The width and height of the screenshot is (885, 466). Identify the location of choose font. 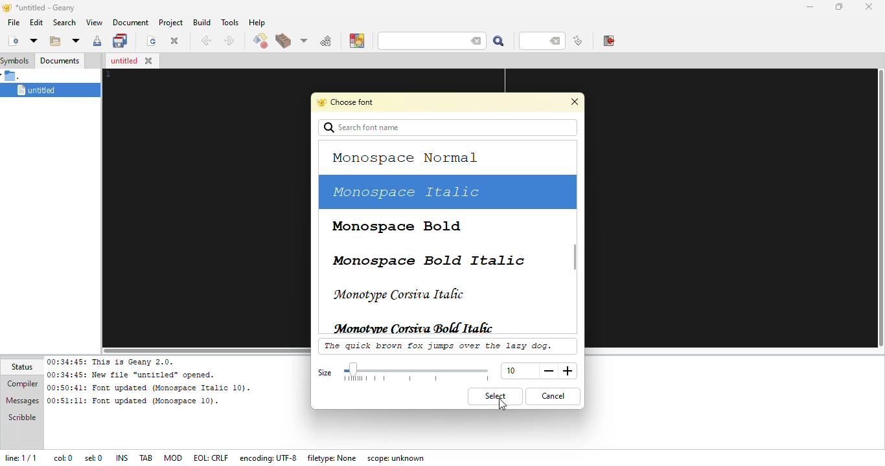
(346, 102).